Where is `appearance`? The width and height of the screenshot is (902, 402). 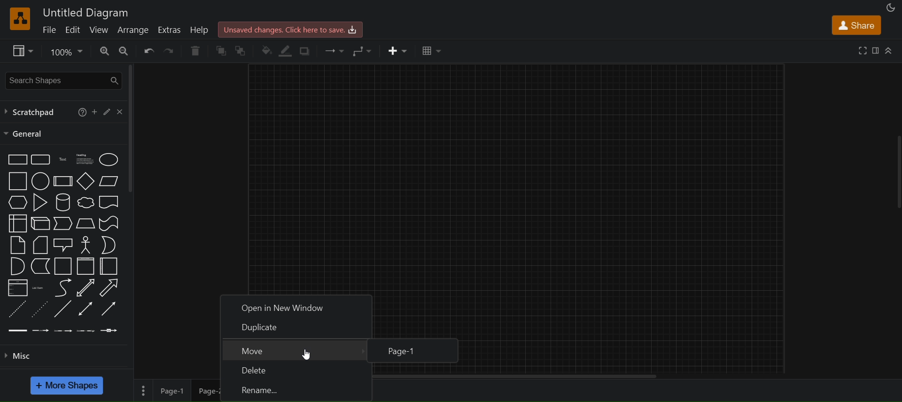 appearance is located at coordinates (889, 7).